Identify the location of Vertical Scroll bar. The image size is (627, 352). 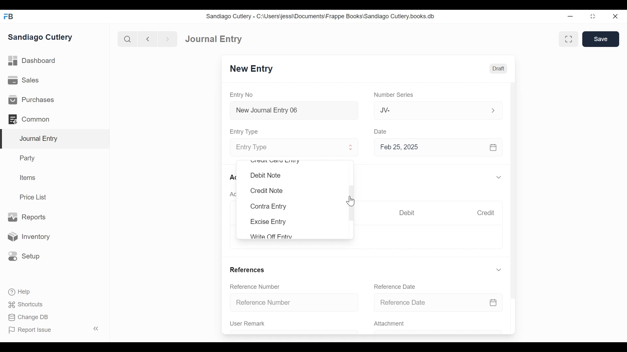
(351, 203).